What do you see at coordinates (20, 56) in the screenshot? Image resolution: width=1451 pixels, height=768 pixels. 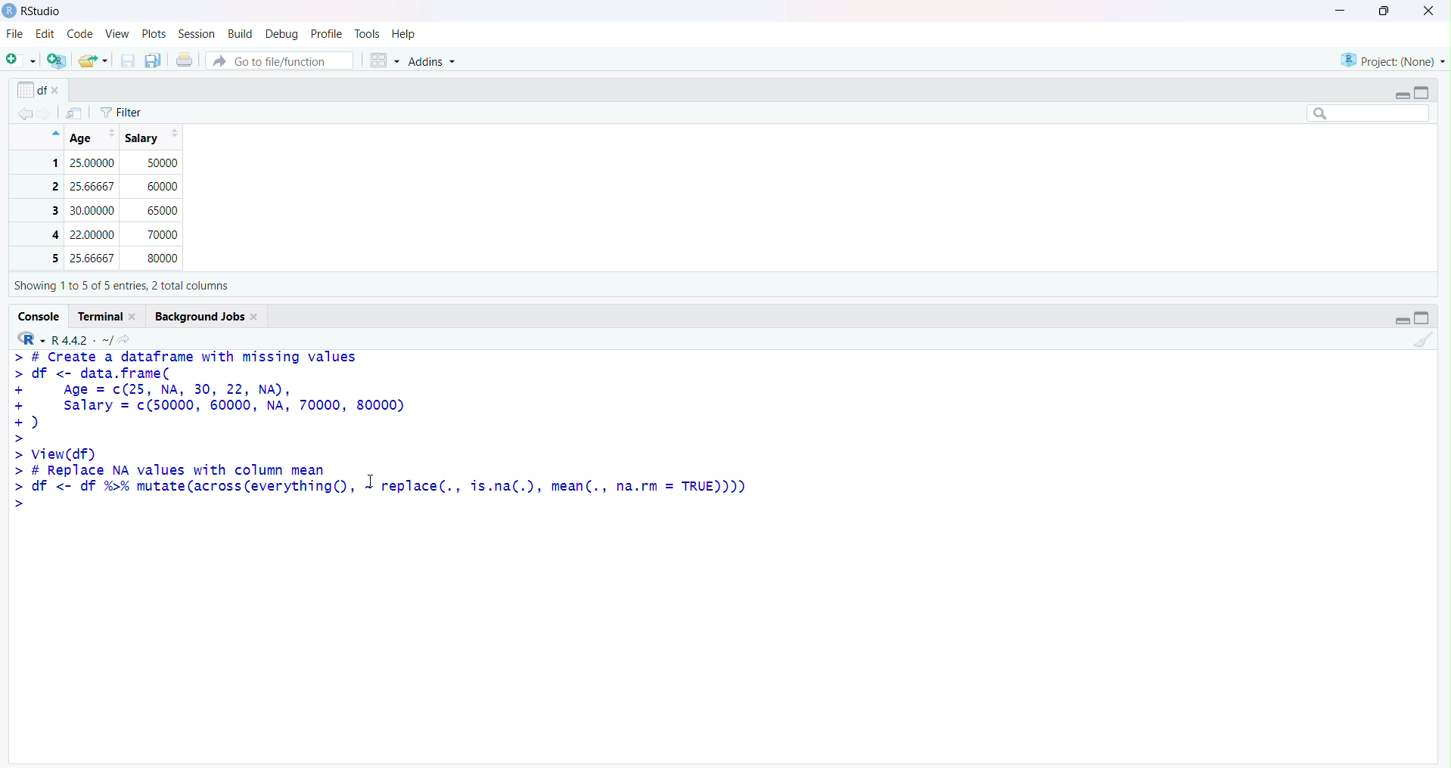 I see `New File` at bounding box center [20, 56].